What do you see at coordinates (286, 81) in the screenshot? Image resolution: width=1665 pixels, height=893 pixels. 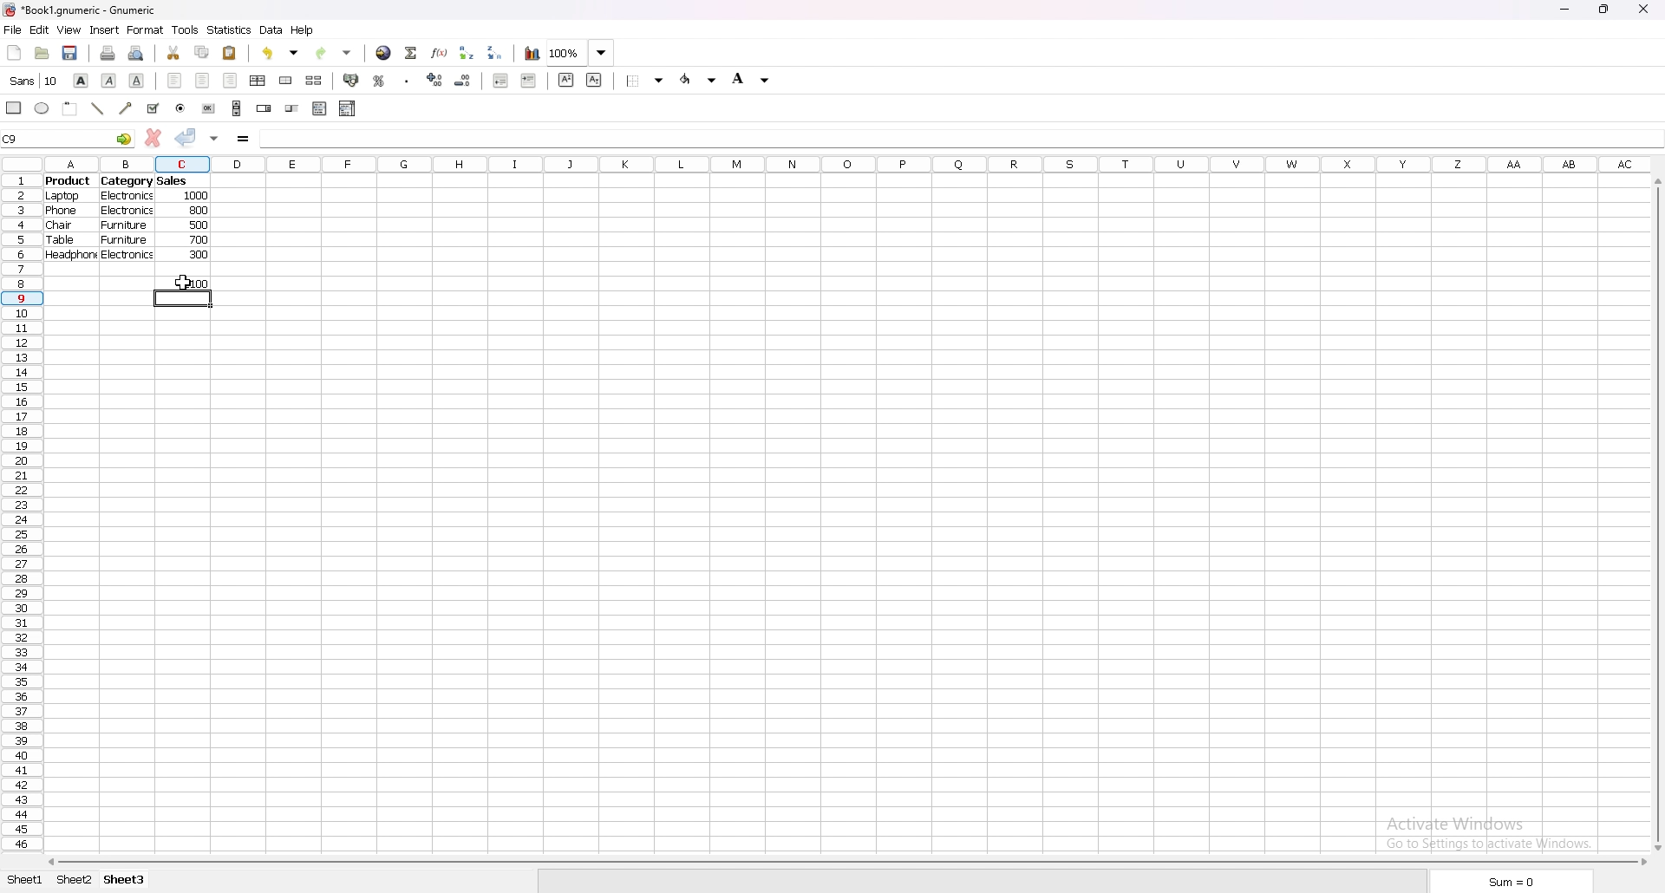 I see `merge cell` at bounding box center [286, 81].